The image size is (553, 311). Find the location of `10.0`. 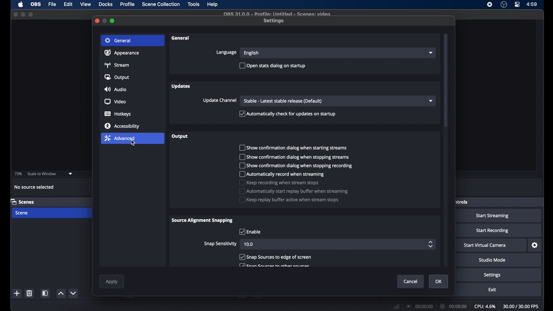

10.0 is located at coordinates (249, 244).